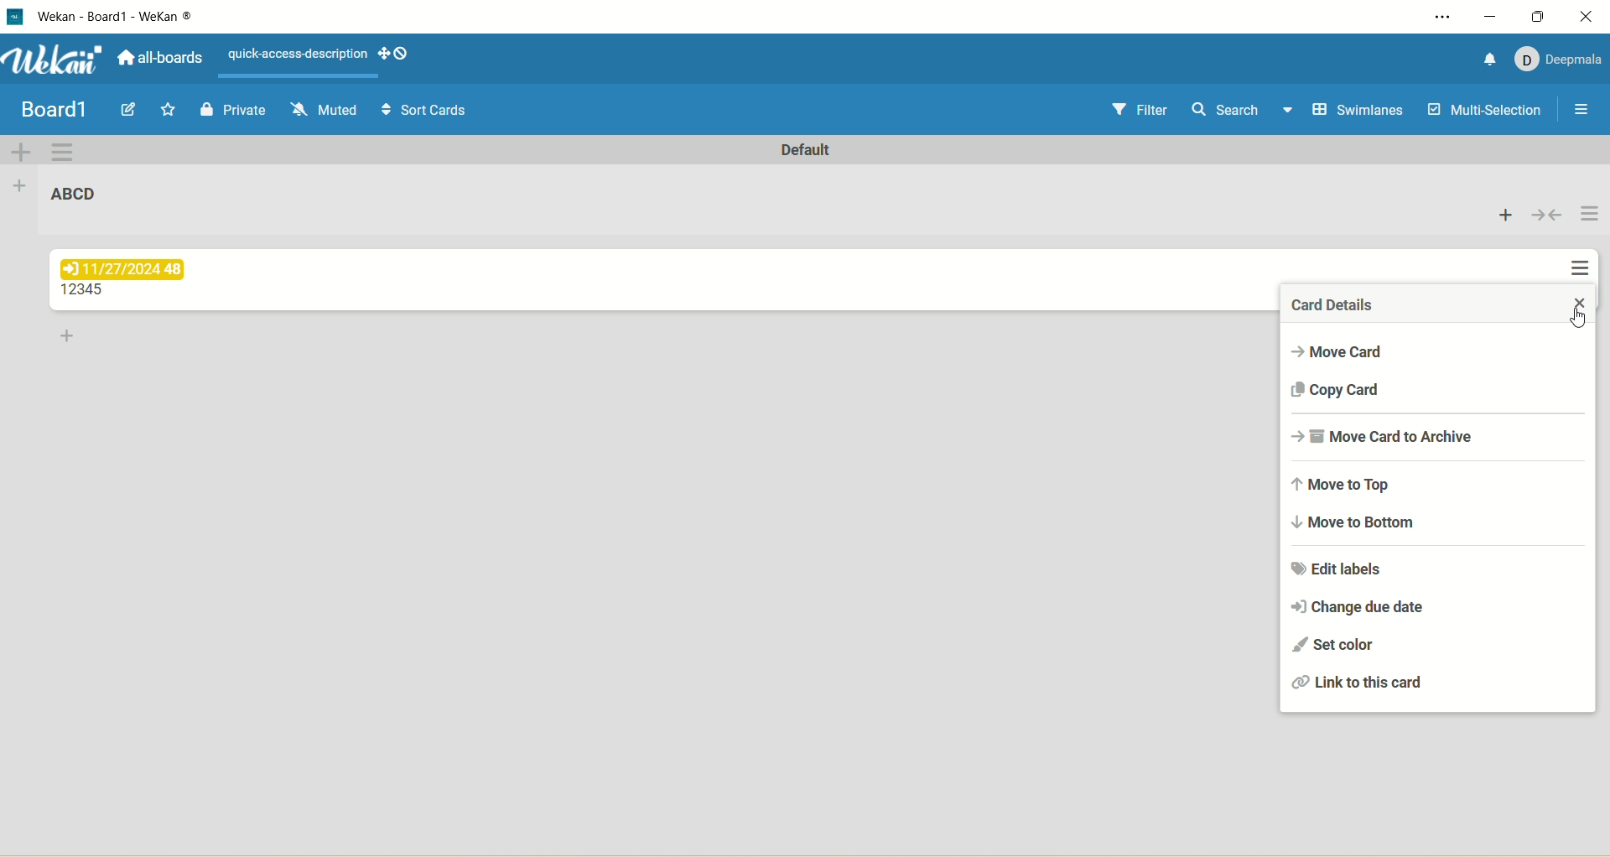 The image size is (1610, 857). Describe the element at coordinates (1364, 605) in the screenshot. I see `change due date` at that location.